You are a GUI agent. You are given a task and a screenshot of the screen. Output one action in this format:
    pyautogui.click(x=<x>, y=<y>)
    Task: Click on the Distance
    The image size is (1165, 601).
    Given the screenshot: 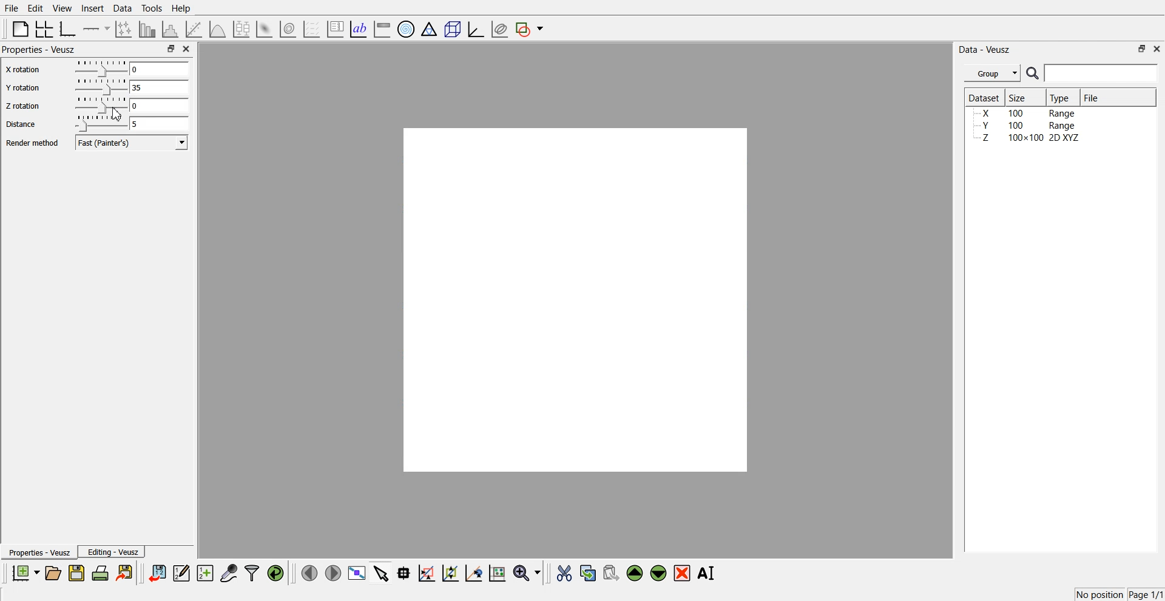 What is the action you would take?
    pyautogui.click(x=21, y=124)
    